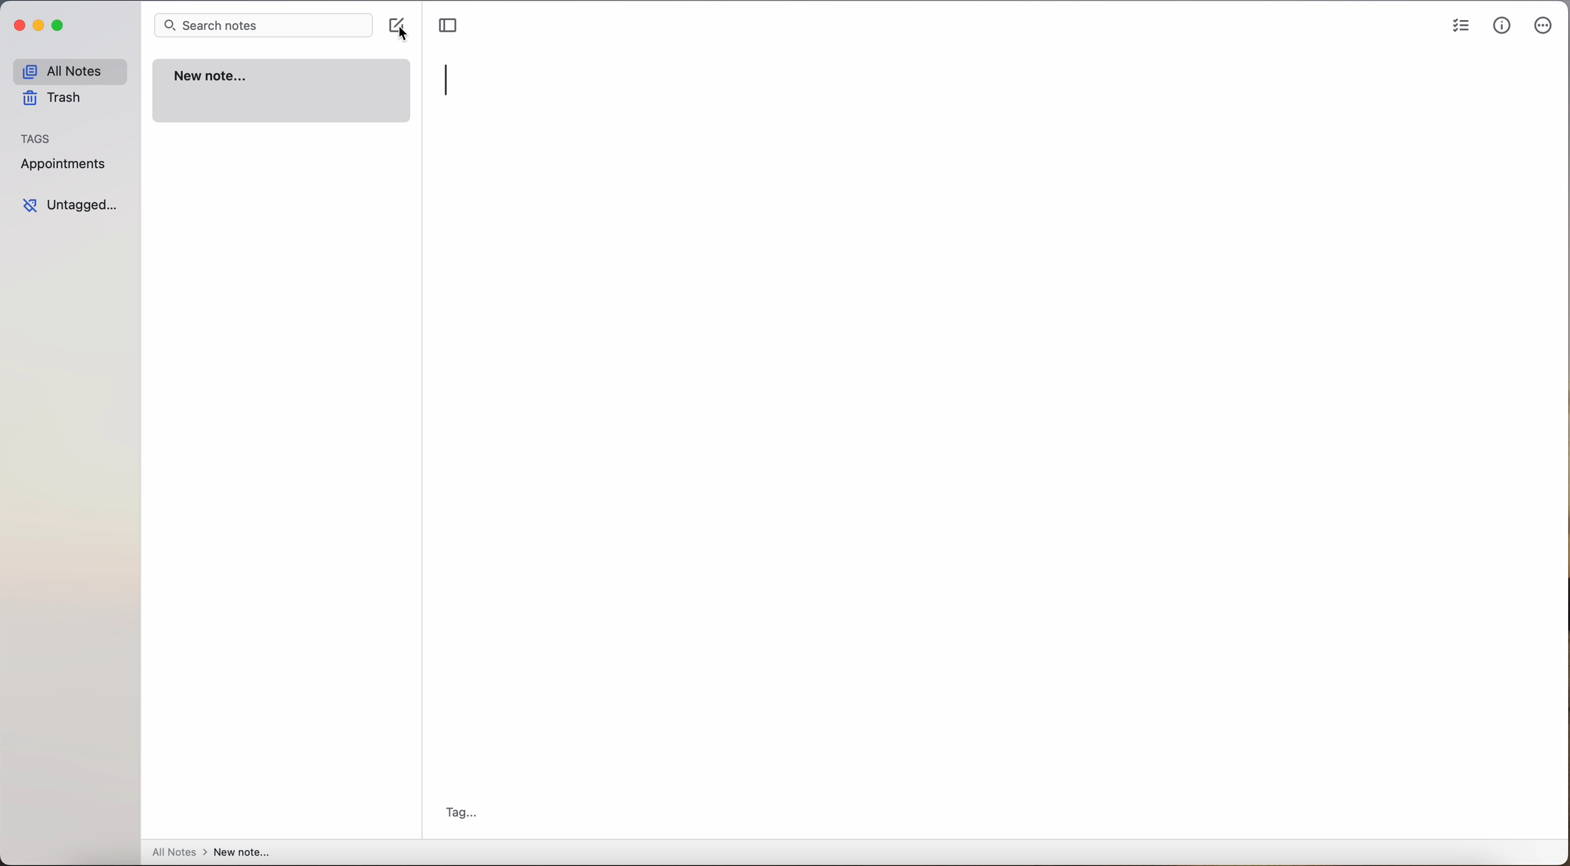 This screenshot has height=866, width=1570. Describe the element at coordinates (403, 31) in the screenshot. I see `cursor` at that location.